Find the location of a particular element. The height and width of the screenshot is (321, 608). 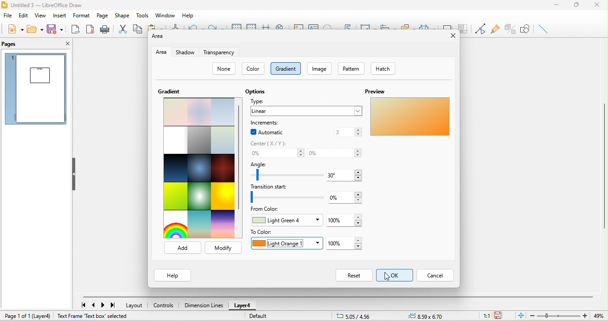

angle 30 degree  is located at coordinates (348, 175).